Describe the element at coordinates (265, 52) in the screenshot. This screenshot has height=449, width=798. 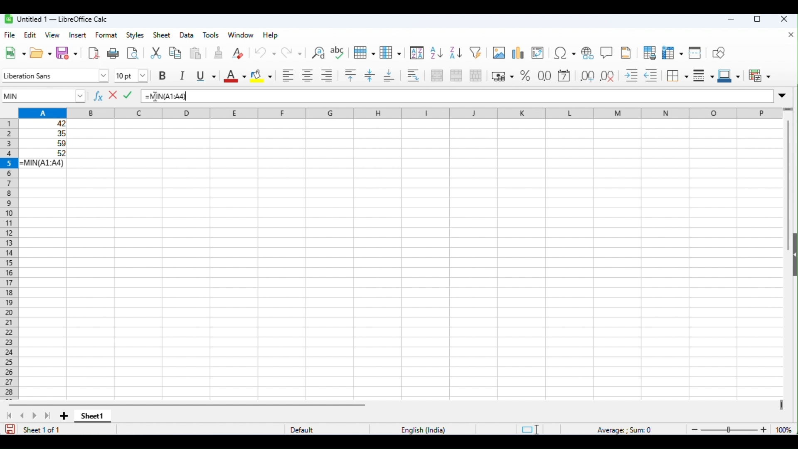
I see `undo` at that location.